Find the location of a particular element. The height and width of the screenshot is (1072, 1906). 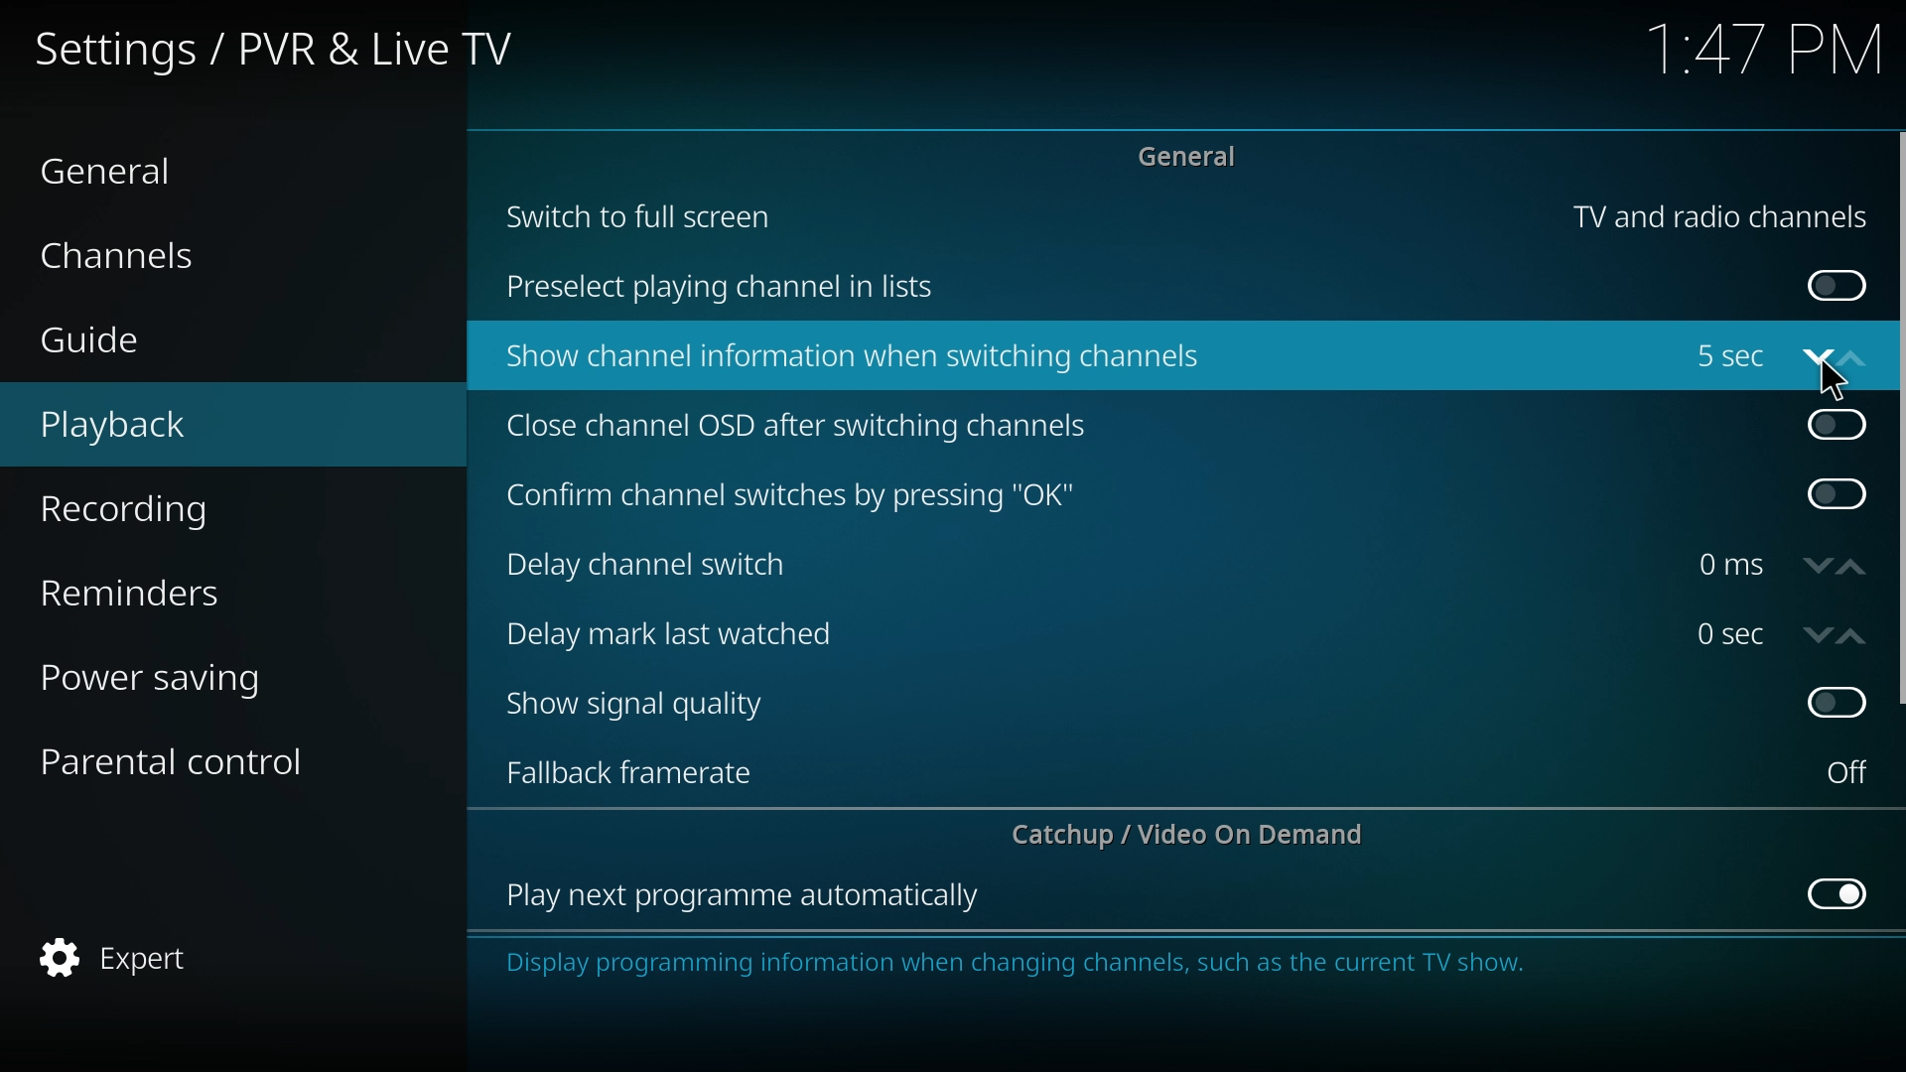

decrease time is located at coordinates (1816, 362).